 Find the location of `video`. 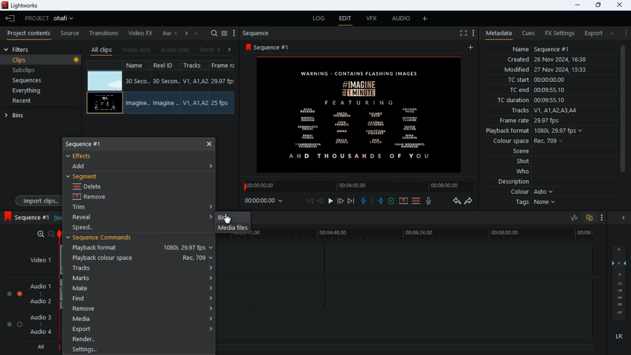

video is located at coordinates (105, 103).